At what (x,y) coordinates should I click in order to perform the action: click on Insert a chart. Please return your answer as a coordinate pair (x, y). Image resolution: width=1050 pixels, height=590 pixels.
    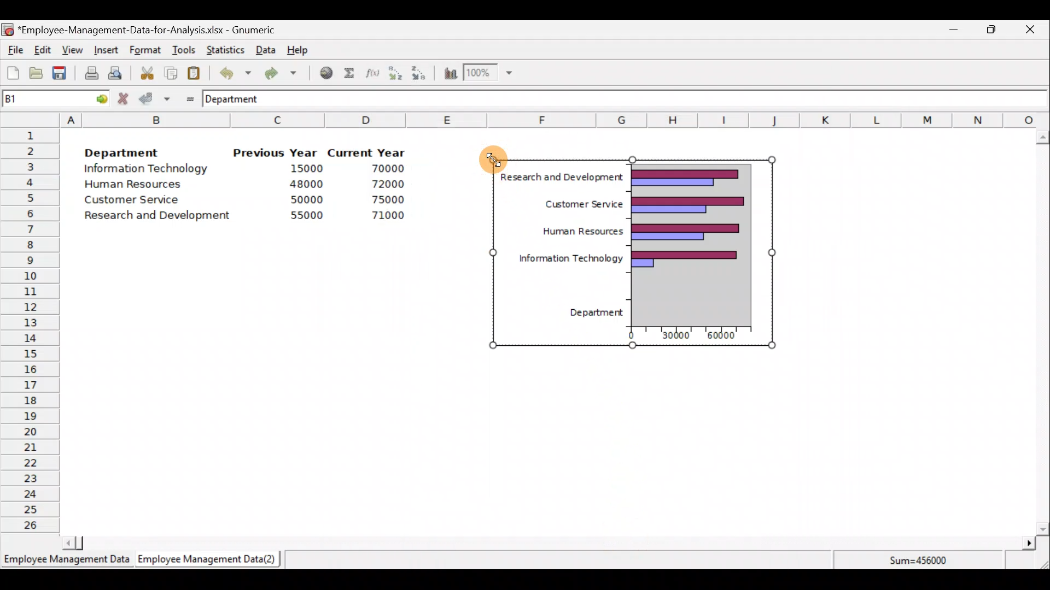
    Looking at the image, I should click on (448, 74).